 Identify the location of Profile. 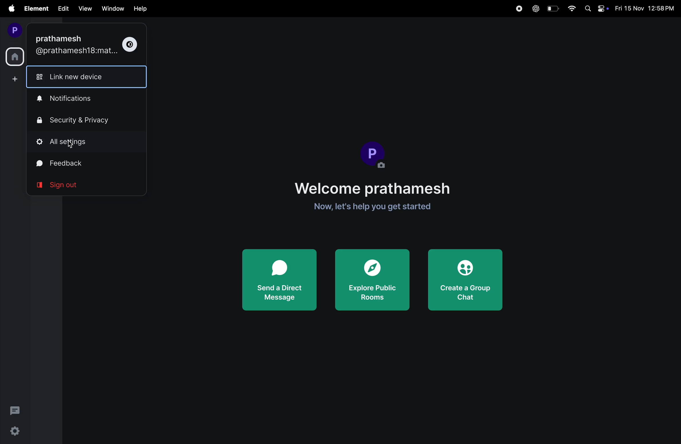
(374, 154).